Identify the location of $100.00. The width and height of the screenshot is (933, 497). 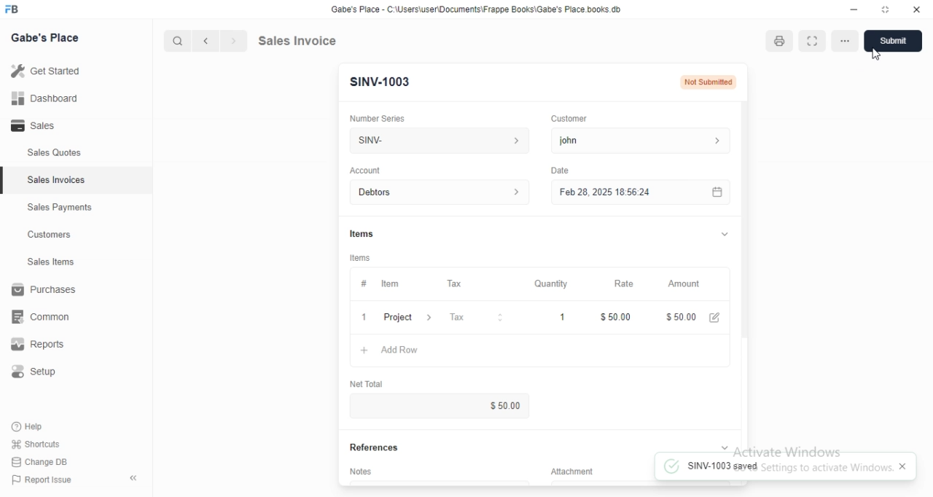
(676, 316).